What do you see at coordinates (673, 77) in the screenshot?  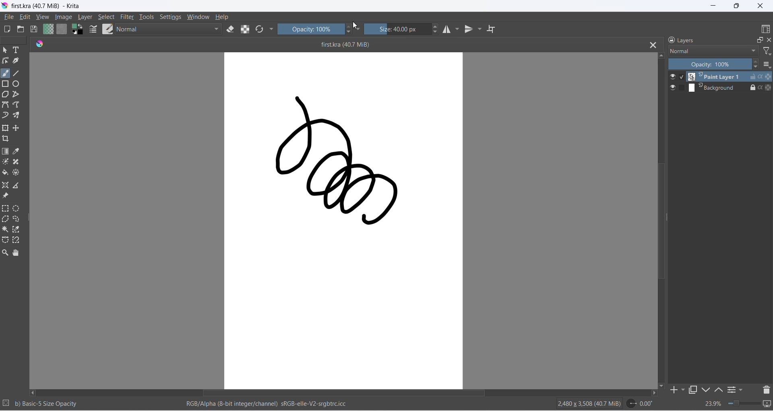 I see `Visibility` at bounding box center [673, 77].